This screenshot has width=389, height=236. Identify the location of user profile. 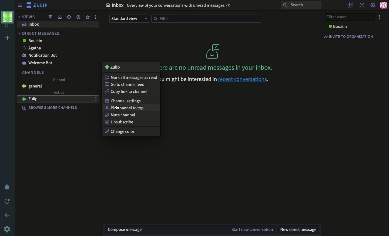
(384, 5).